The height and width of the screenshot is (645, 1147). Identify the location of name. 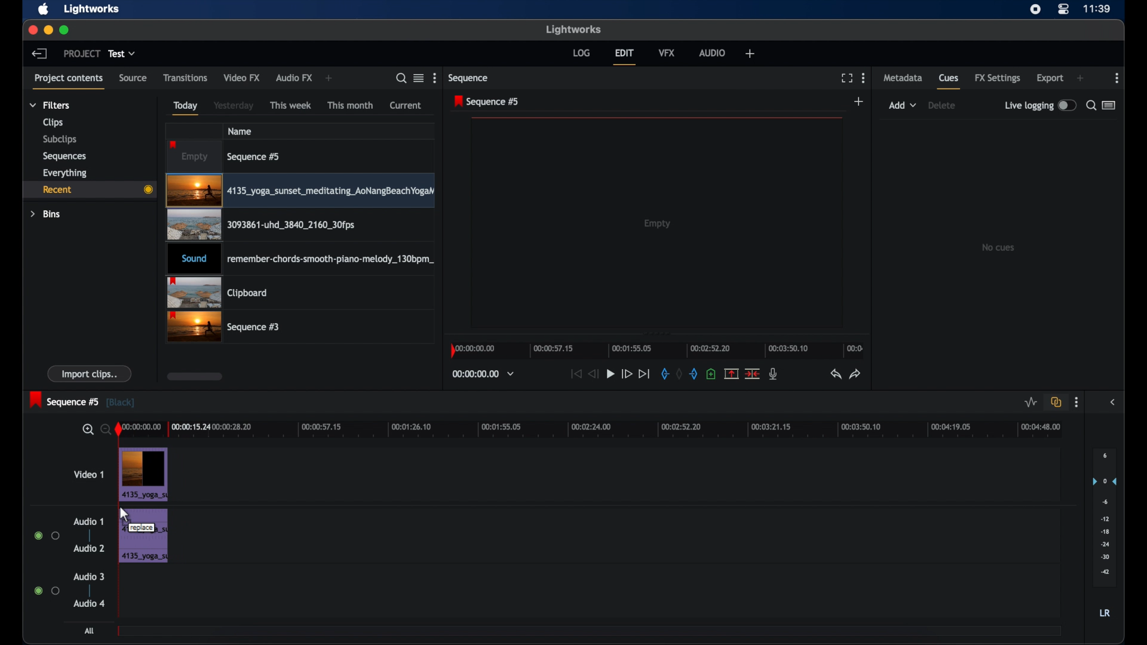
(241, 131).